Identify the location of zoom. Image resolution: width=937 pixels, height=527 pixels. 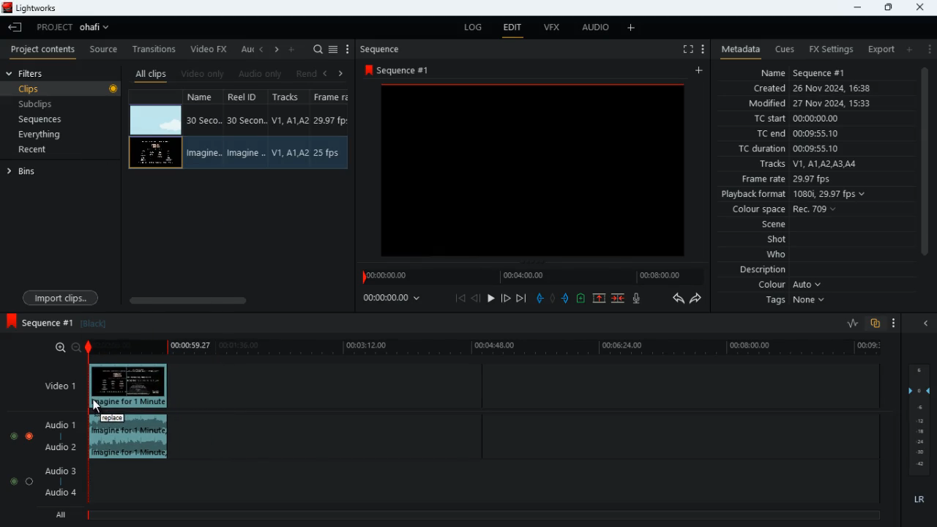
(67, 347).